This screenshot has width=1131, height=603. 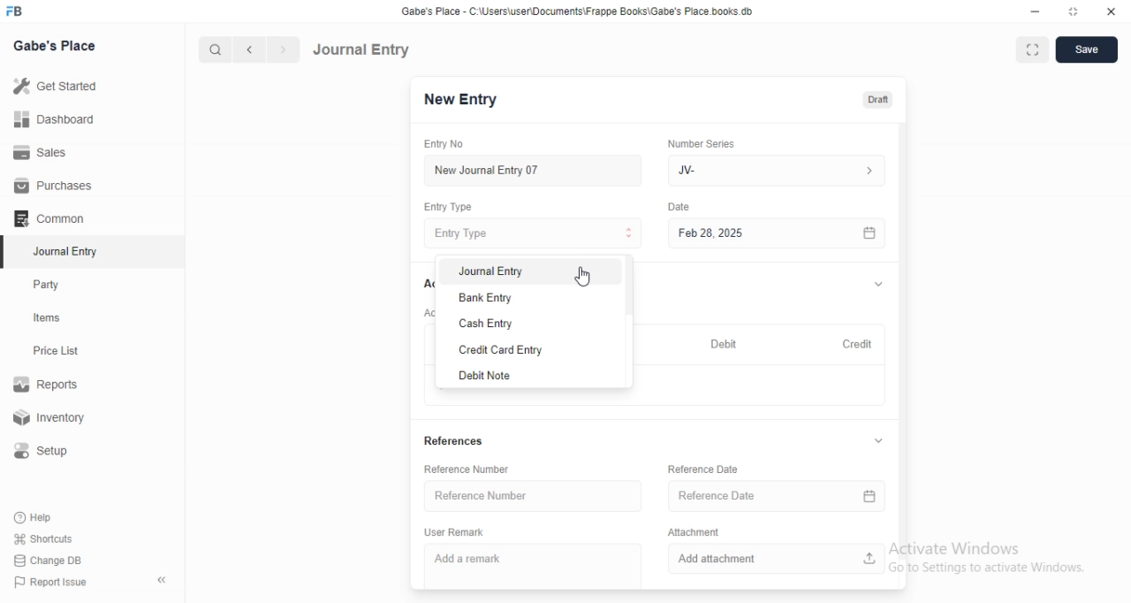 I want to click on Attachment, so click(x=691, y=532).